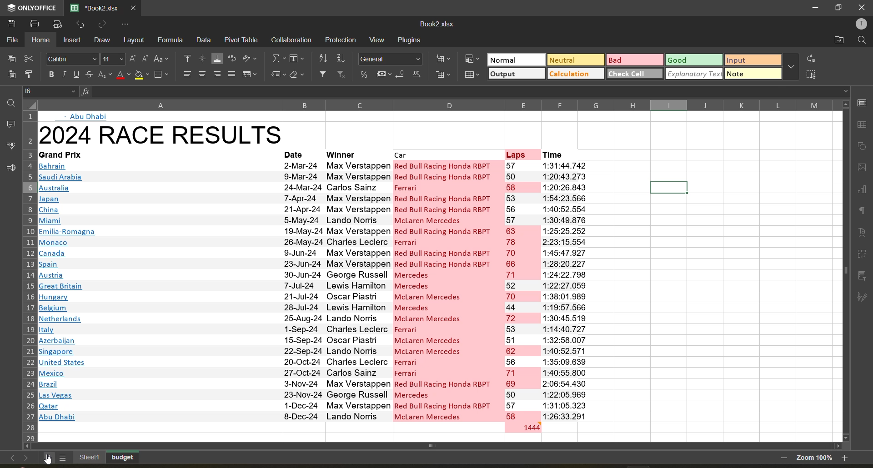 Image resolution: width=873 pixels, height=468 pixels. I want to click on print, so click(35, 25).